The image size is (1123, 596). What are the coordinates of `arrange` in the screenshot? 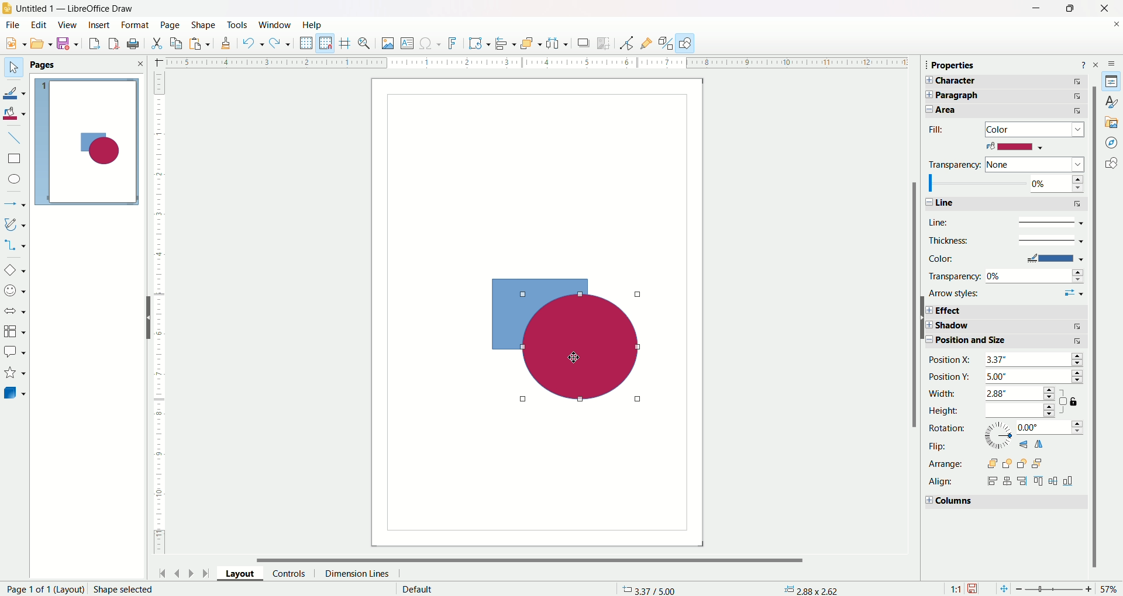 It's located at (530, 43).